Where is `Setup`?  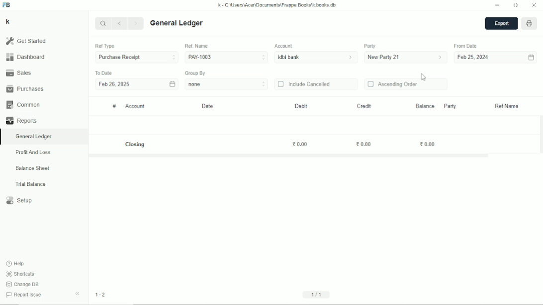 Setup is located at coordinates (20, 201).